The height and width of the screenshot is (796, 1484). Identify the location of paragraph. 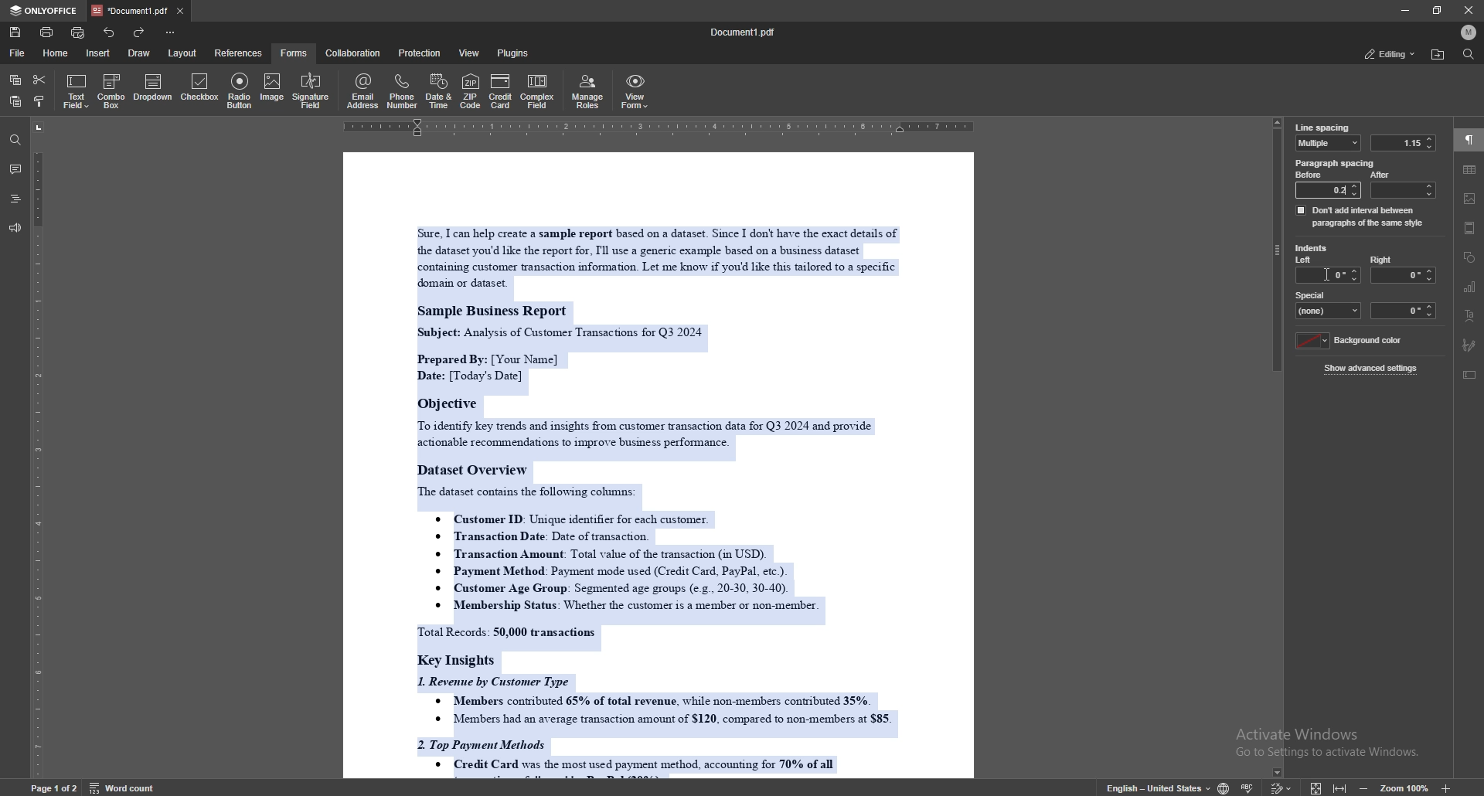
(1469, 141).